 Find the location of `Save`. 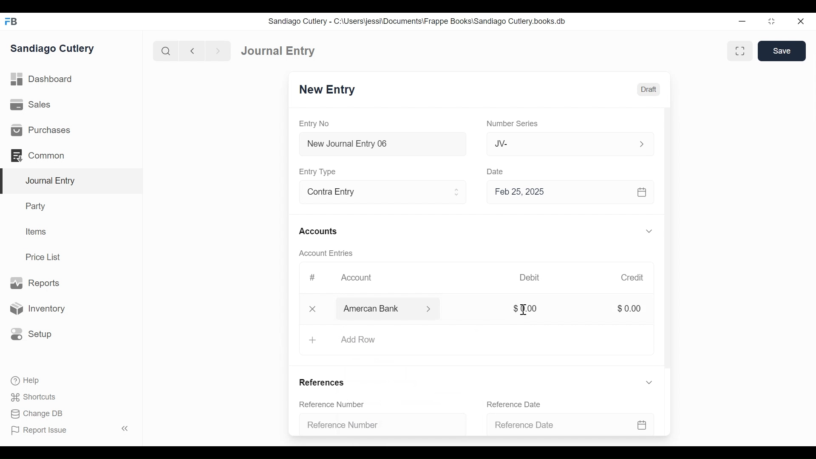

Save is located at coordinates (782, 51).